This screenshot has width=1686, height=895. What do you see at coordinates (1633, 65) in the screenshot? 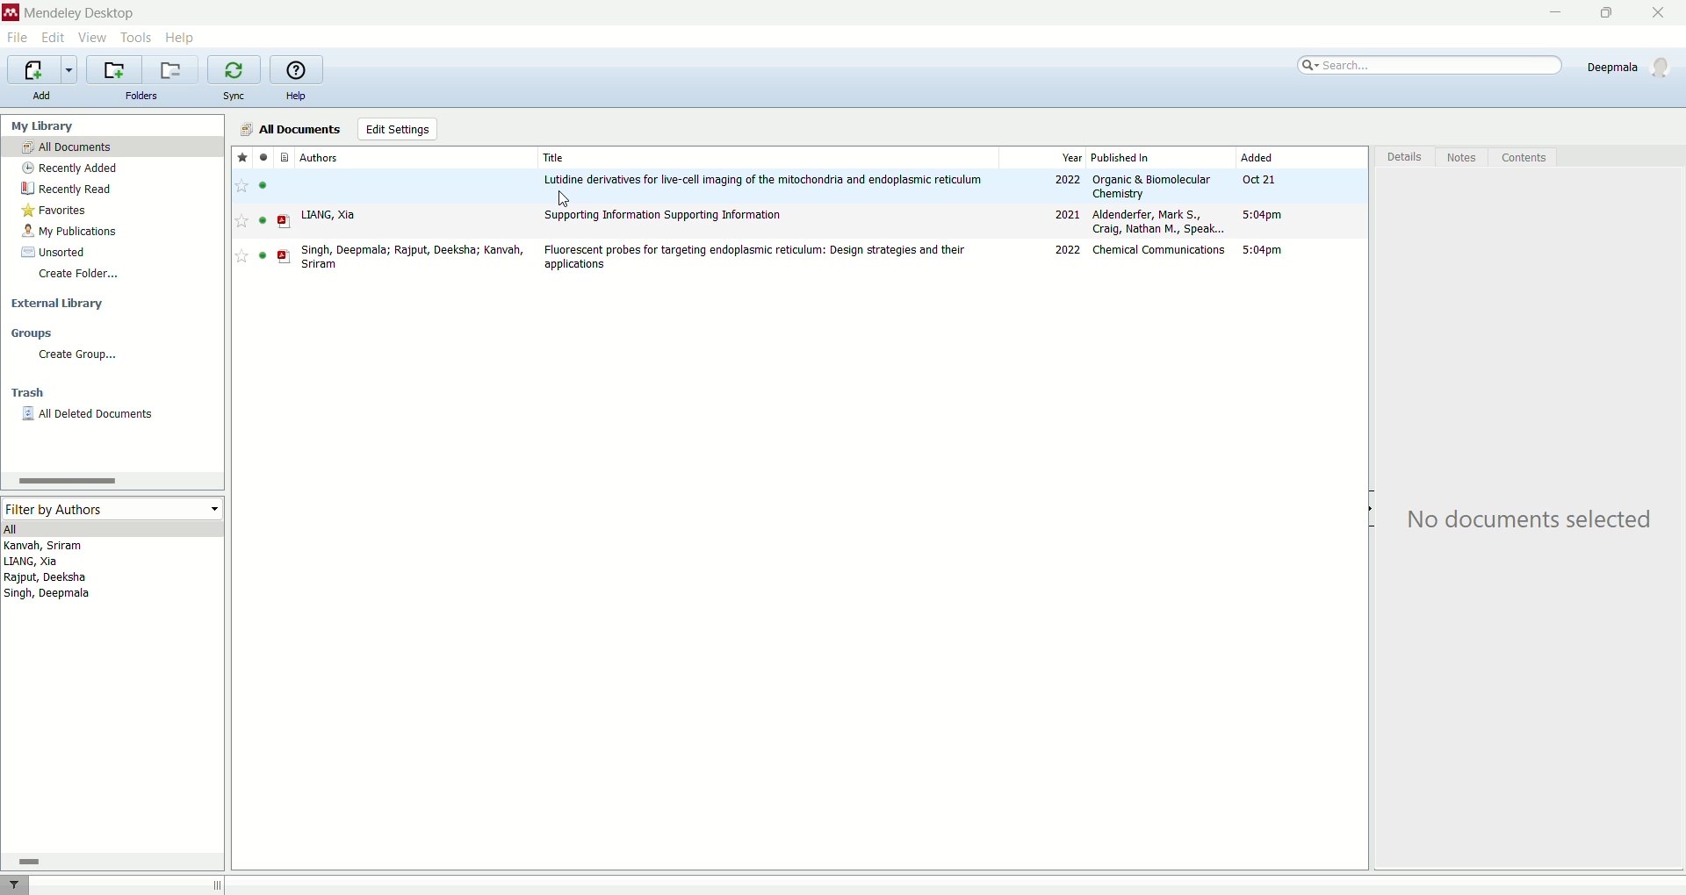
I see `account` at bounding box center [1633, 65].